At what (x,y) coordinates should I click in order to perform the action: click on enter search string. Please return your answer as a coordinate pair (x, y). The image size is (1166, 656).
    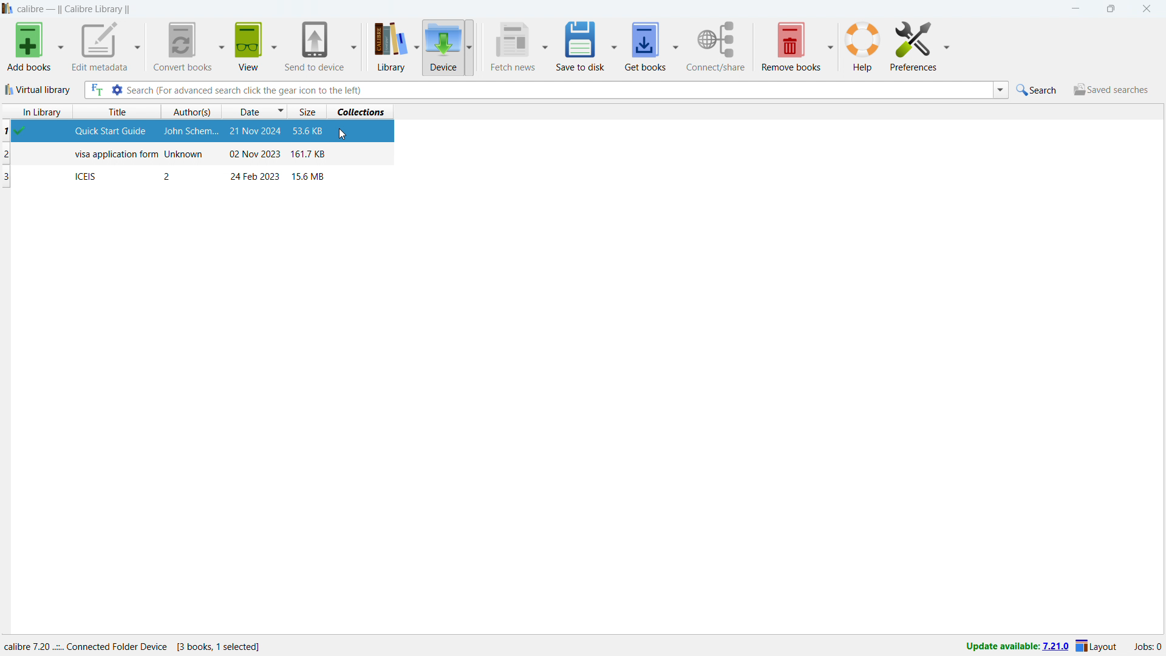
    Looking at the image, I should click on (559, 90).